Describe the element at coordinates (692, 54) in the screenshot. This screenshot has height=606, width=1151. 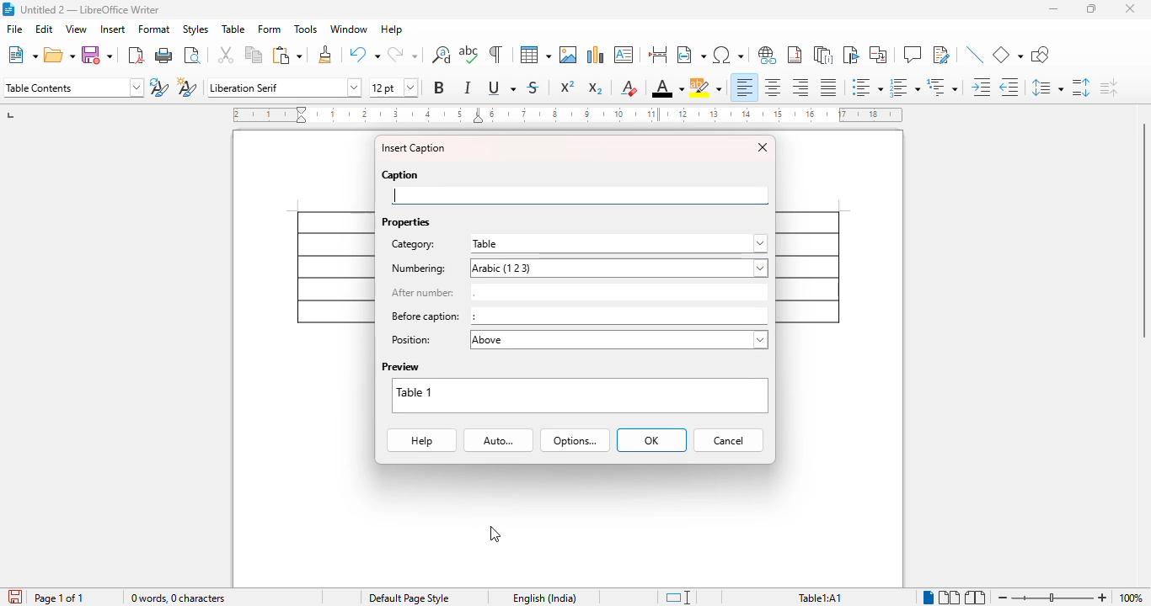
I see `insert field` at that location.